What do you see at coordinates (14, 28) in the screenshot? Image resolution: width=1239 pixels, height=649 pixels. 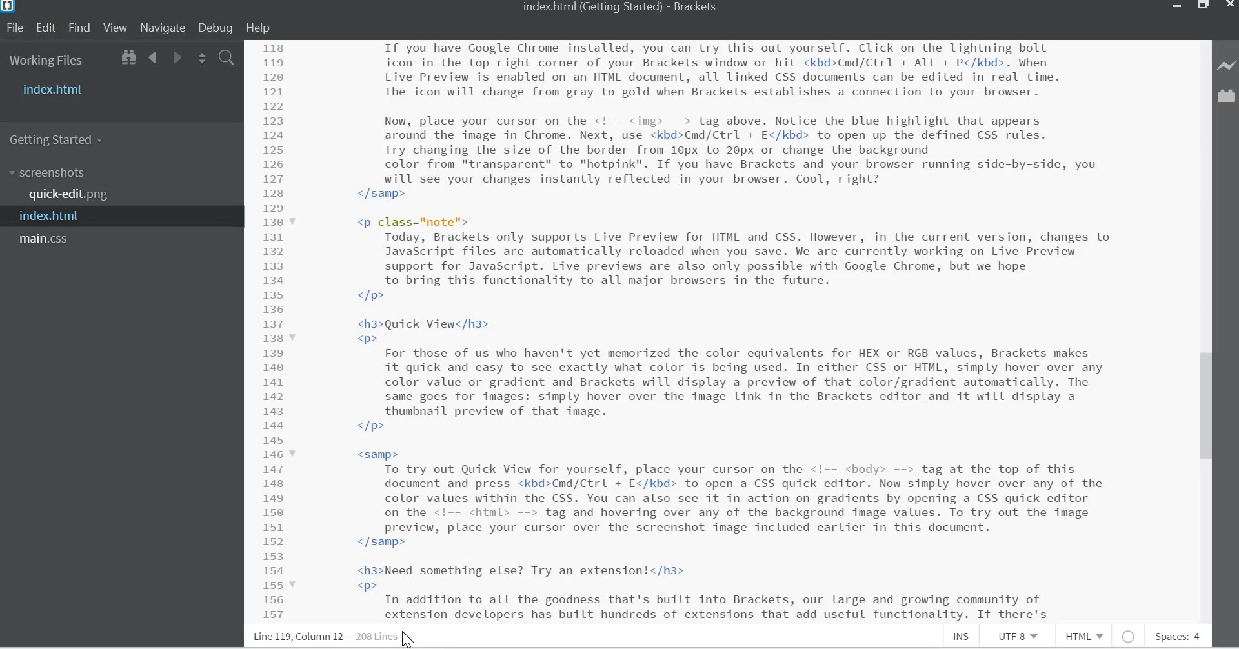 I see `File` at bounding box center [14, 28].